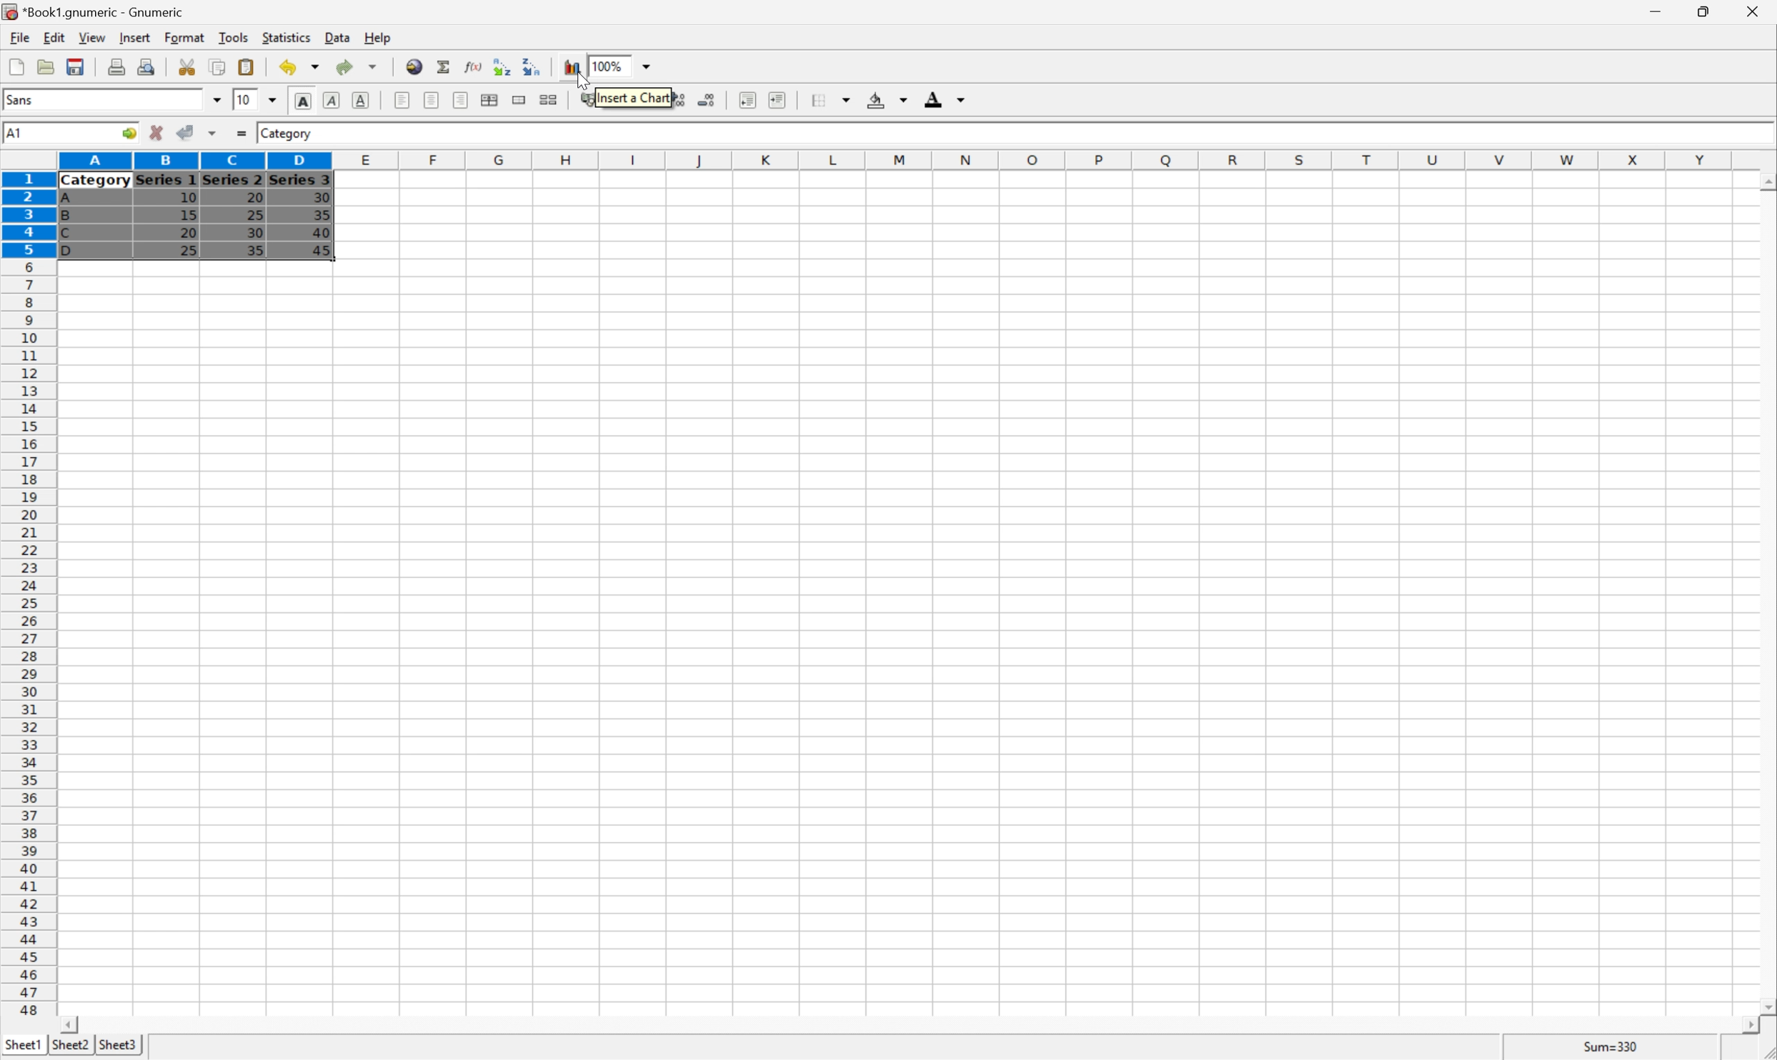 The width and height of the screenshot is (1777, 1060). Describe the element at coordinates (943, 97) in the screenshot. I see `Foreground` at that location.